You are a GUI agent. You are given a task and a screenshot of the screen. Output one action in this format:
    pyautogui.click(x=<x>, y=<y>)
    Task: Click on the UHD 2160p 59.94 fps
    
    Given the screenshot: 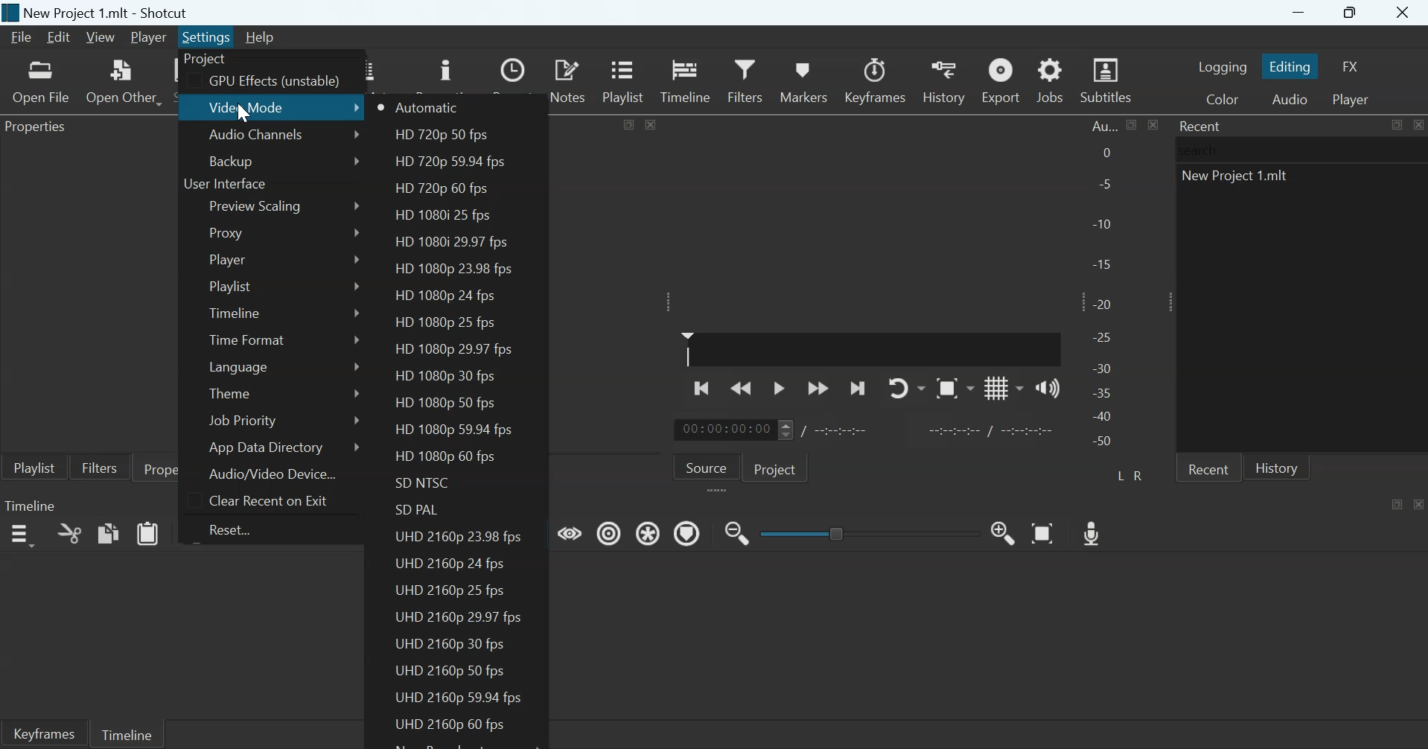 What is the action you would take?
    pyautogui.click(x=457, y=698)
    